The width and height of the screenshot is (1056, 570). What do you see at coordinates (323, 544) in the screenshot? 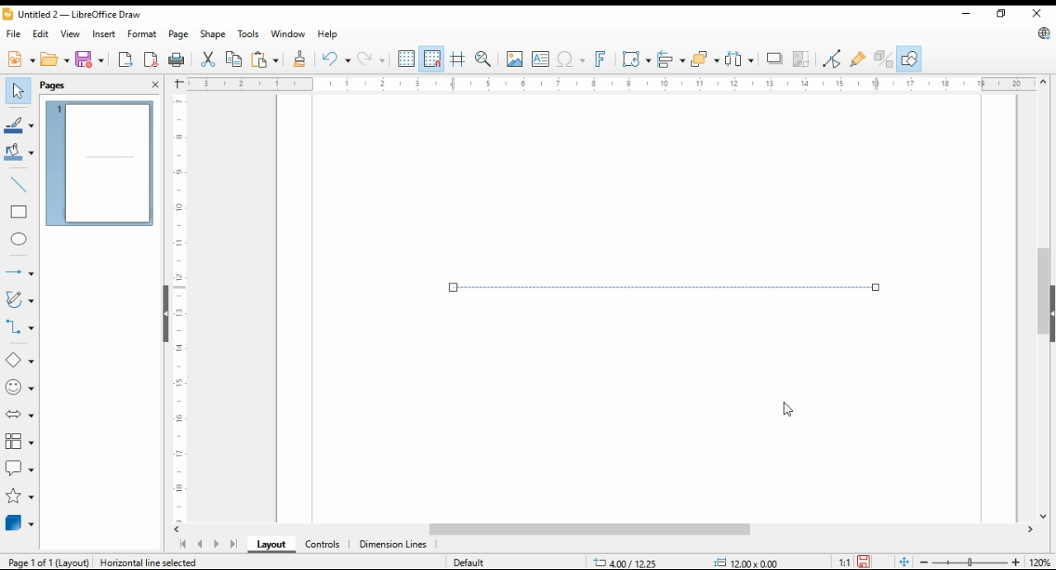
I see `ontrols` at bounding box center [323, 544].